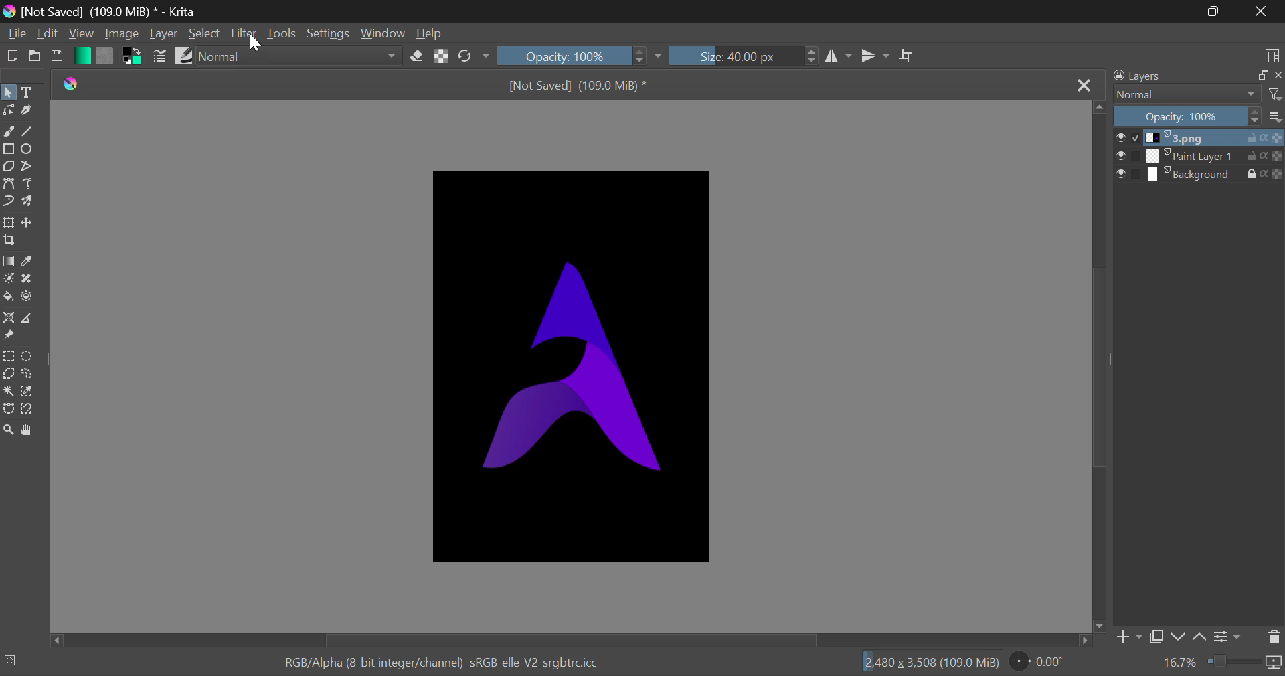 The image size is (1285, 676). I want to click on 16.7%, so click(1180, 663).